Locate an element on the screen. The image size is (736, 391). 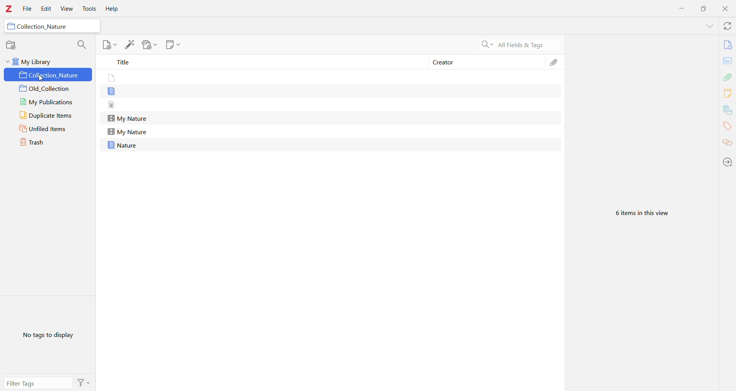
Help is located at coordinates (112, 9).